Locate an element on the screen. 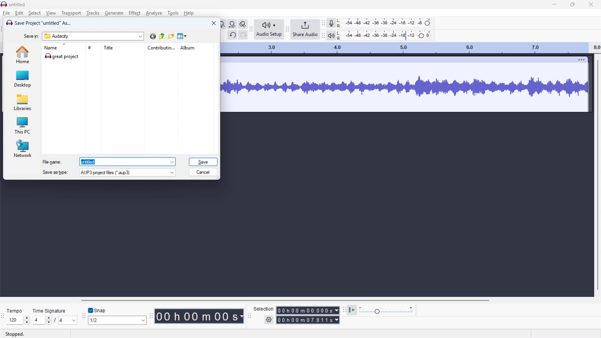 Image resolution: width=601 pixels, height=338 pixels. name is located at coordinates (63, 47).